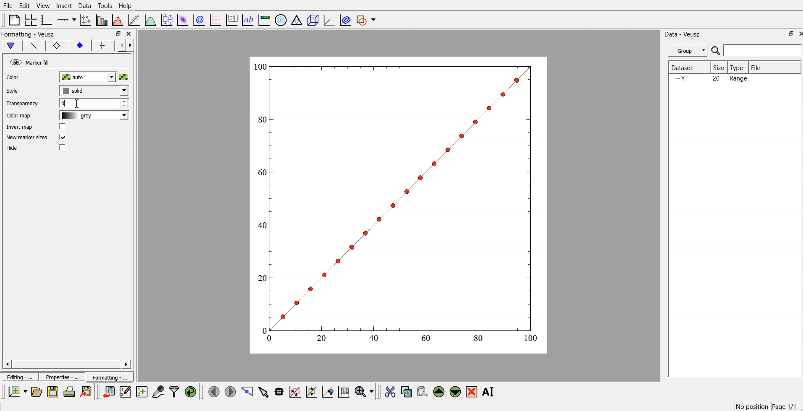 The height and width of the screenshot is (411, 803). I want to click on read data point on the graph, so click(280, 391).